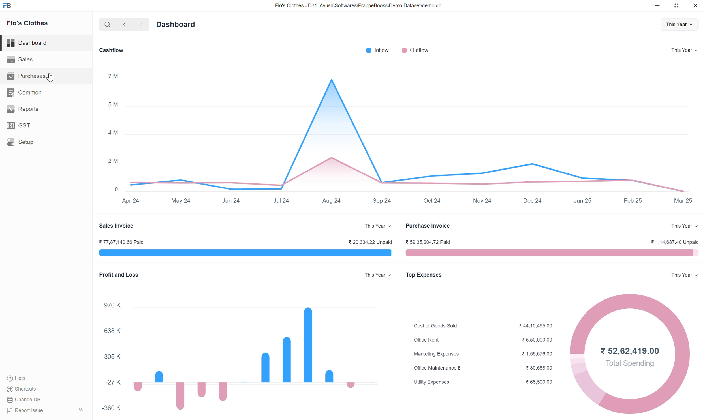  Describe the element at coordinates (177, 23) in the screenshot. I see `dashboard` at that location.